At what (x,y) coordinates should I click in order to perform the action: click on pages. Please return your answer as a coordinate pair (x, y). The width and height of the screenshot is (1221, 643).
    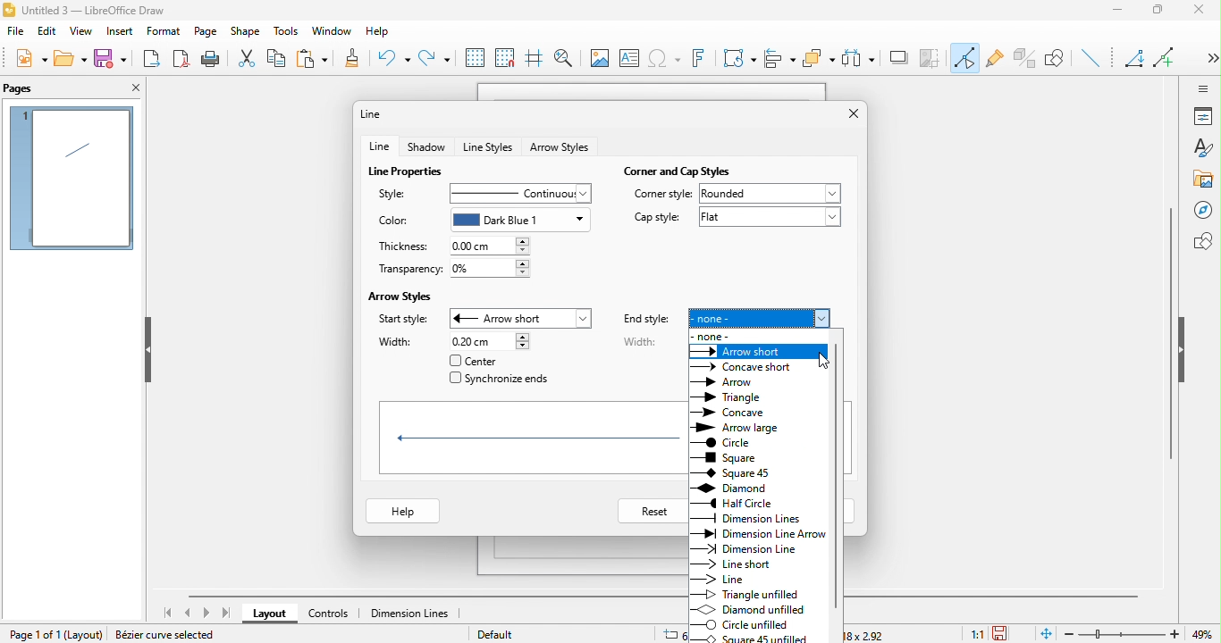
    Looking at the image, I should click on (32, 88).